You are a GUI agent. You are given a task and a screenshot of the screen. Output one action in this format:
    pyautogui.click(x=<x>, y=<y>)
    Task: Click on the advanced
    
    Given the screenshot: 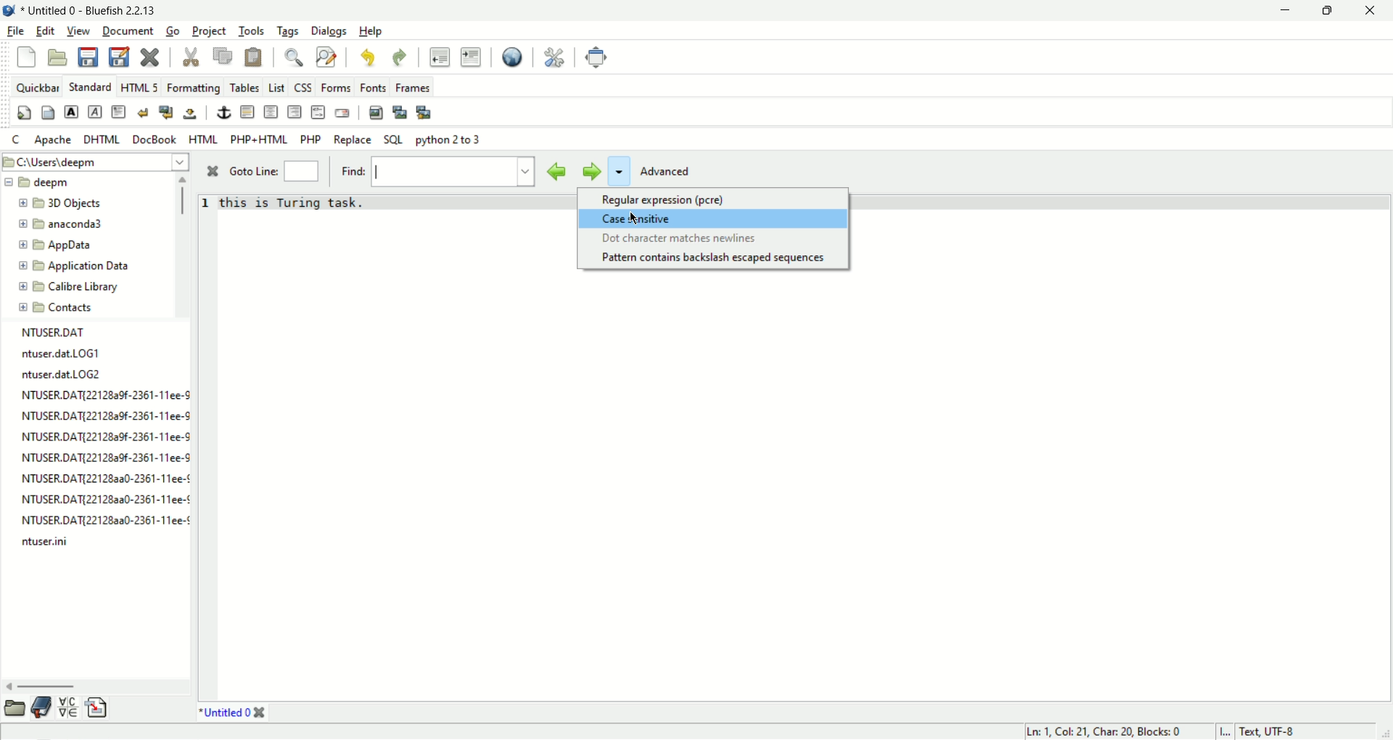 What is the action you would take?
    pyautogui.click(x=671, y=170)
    